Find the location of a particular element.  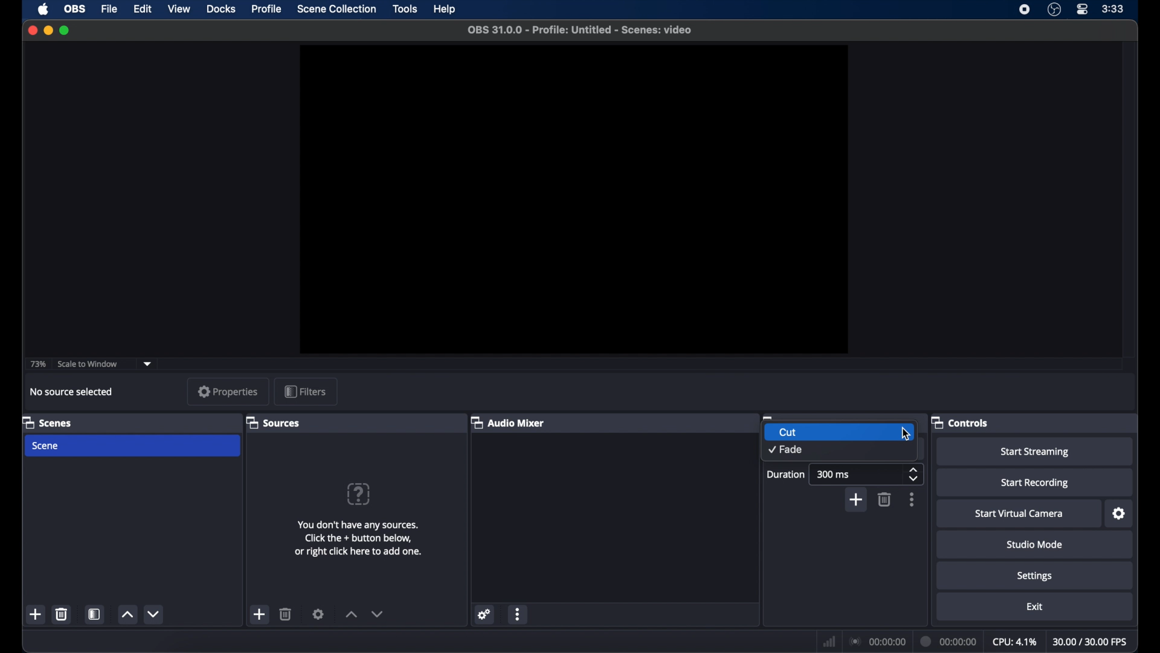

docks is located at coordinates (222, 9).